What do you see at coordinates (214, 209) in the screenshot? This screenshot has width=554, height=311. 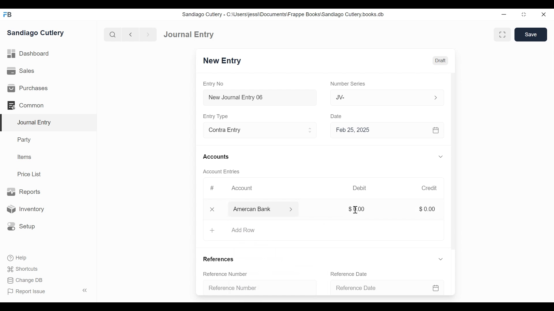 I see `close` at bounding box center [214, 209].